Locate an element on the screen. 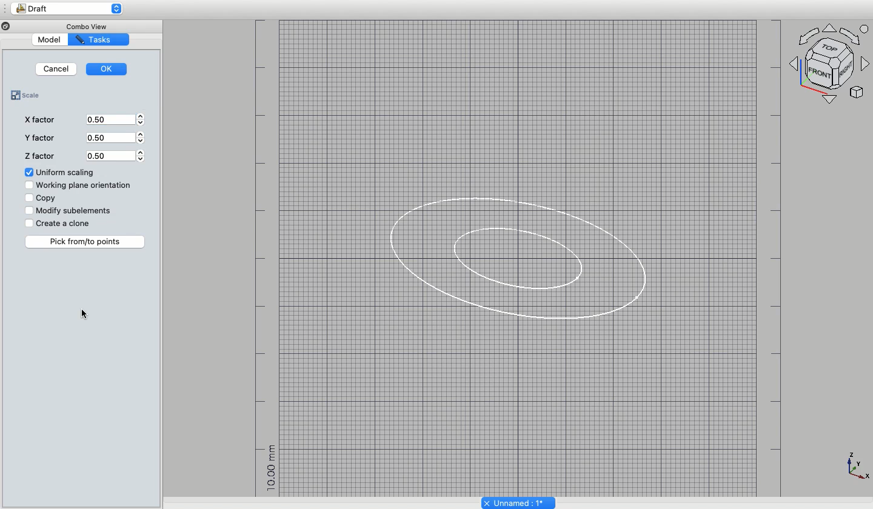 The width and height of the screenshot is (873, 509). Tasks is located at coordinates (99, 39).